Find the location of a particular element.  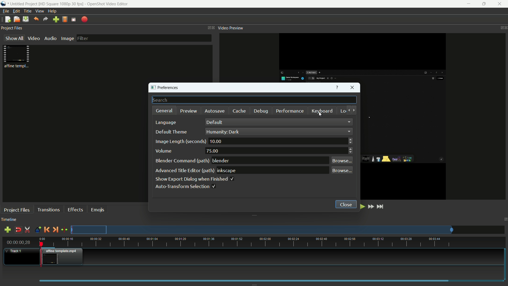

show export dialog when finished is located at coordinates (195, 179).